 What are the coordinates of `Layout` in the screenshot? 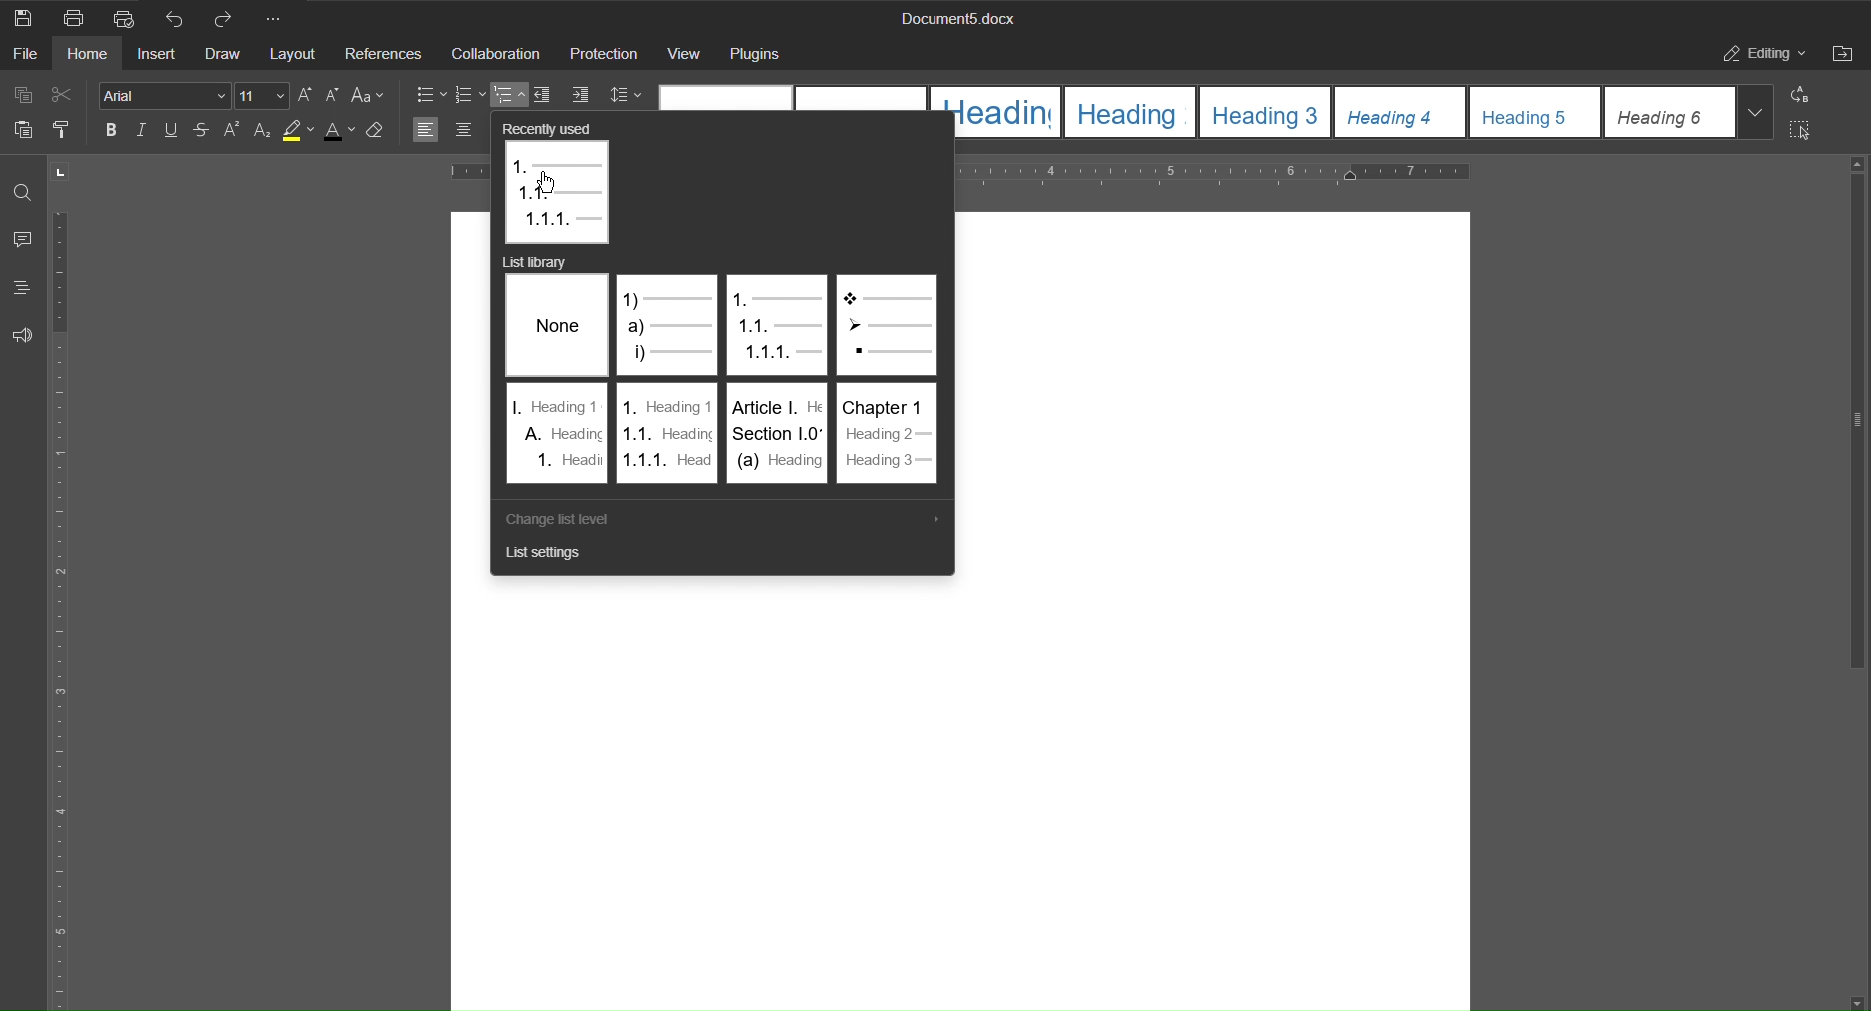 It's located at (298, 56).